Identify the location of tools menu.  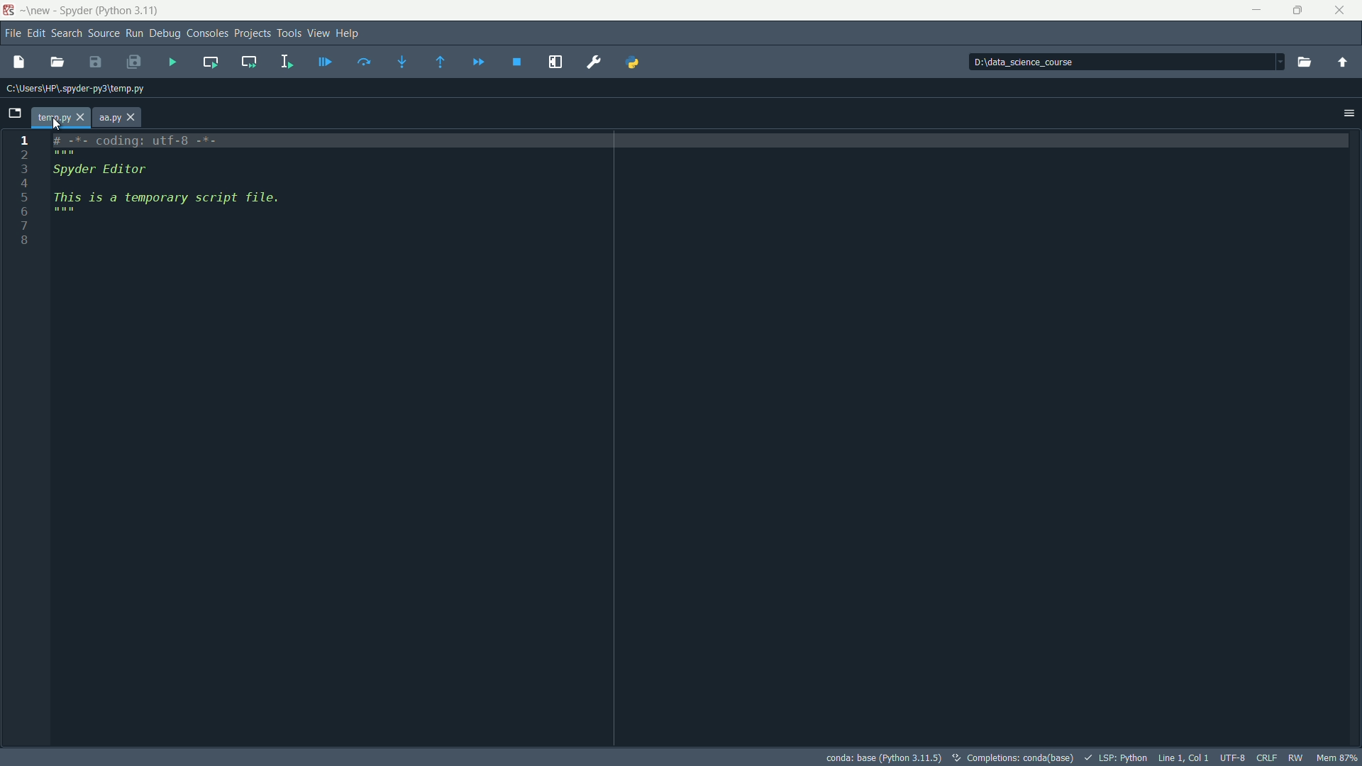
(289, 33).